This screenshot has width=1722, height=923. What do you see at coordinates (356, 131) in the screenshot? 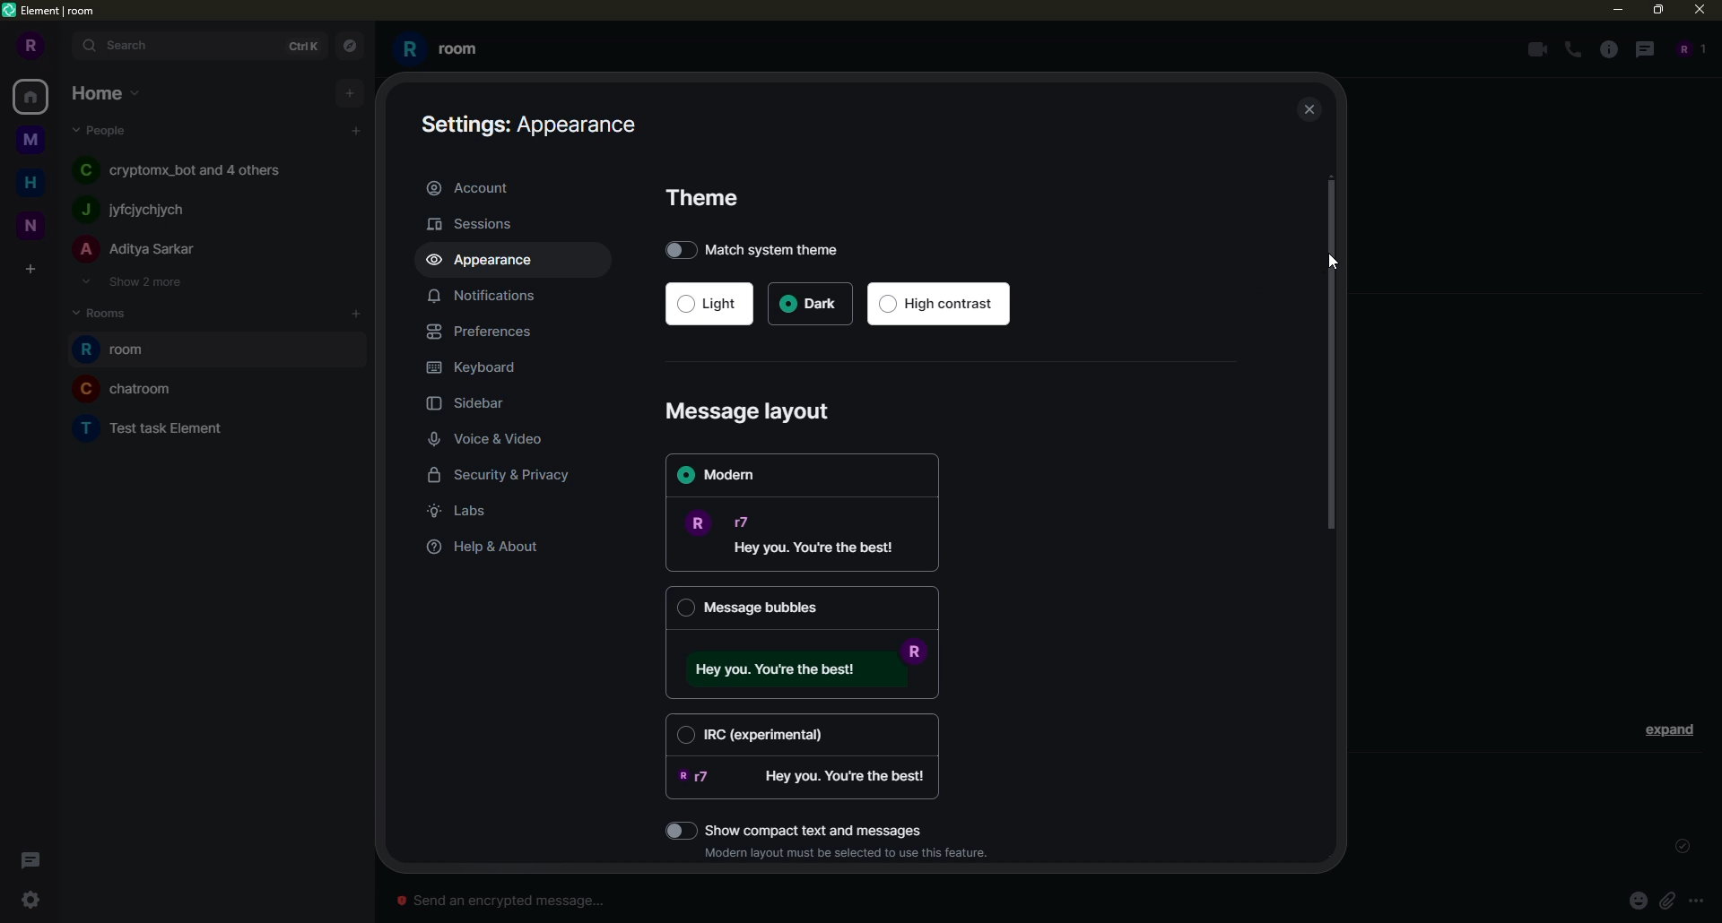
I see `add` at bounding box center [356, 131].